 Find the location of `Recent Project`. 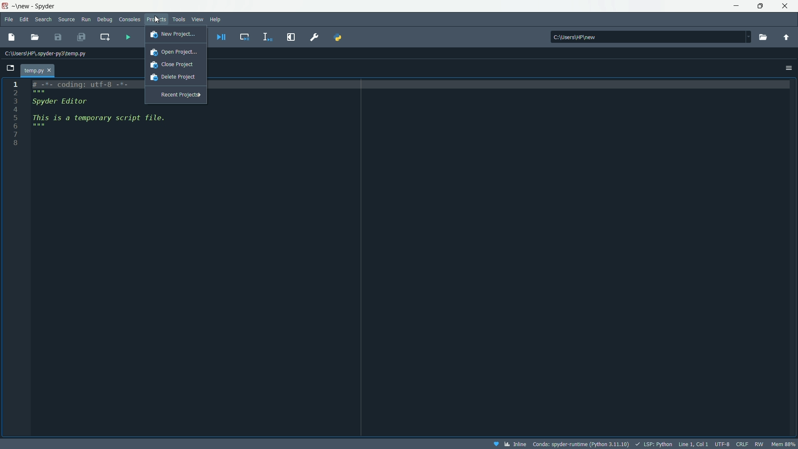

Recent Project is located at coordinates (177, 96).